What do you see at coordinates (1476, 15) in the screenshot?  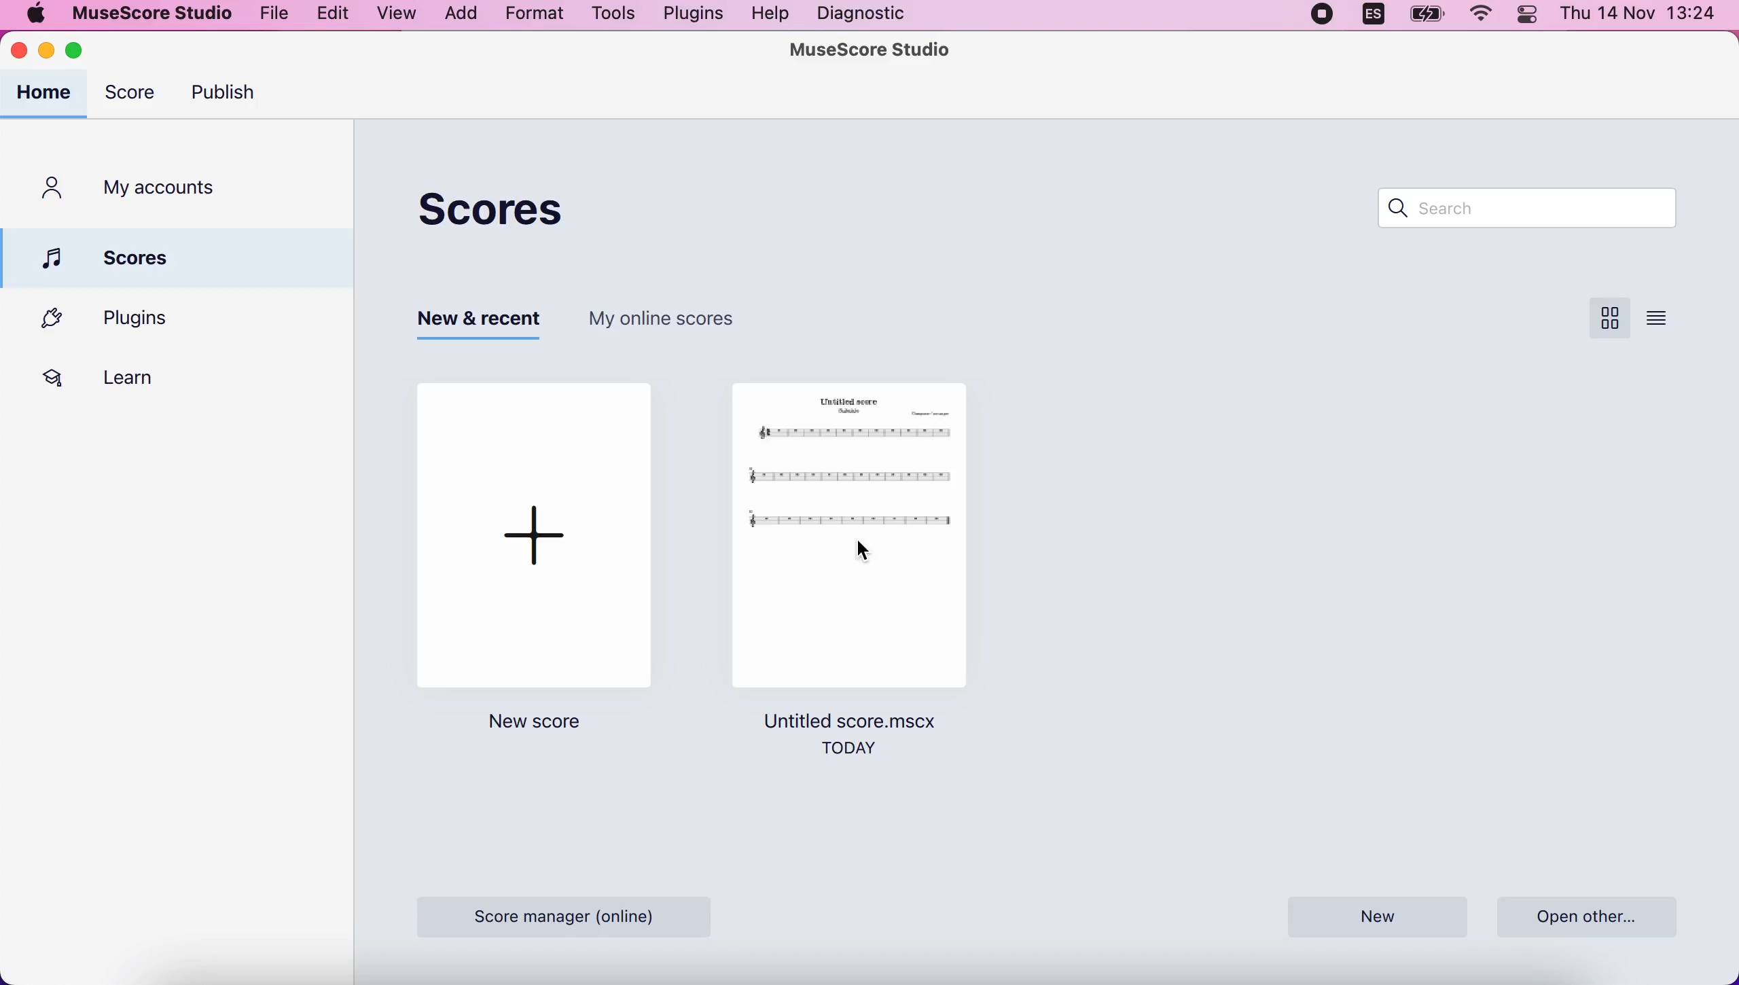 I see `wifi` at bounding box center [1476, 15].